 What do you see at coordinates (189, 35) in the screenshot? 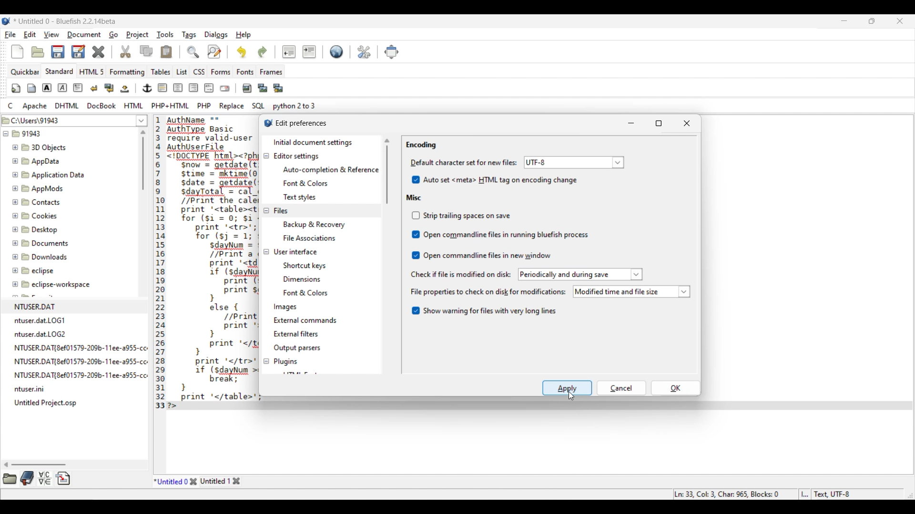
I see `Tags menu` at bounding box center [189, 35].